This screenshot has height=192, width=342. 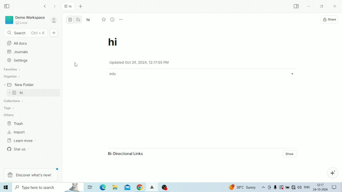 What do you see at coordinates (25, 33) in the screenshot?
I see `Search` at bounding box center [25, 33].